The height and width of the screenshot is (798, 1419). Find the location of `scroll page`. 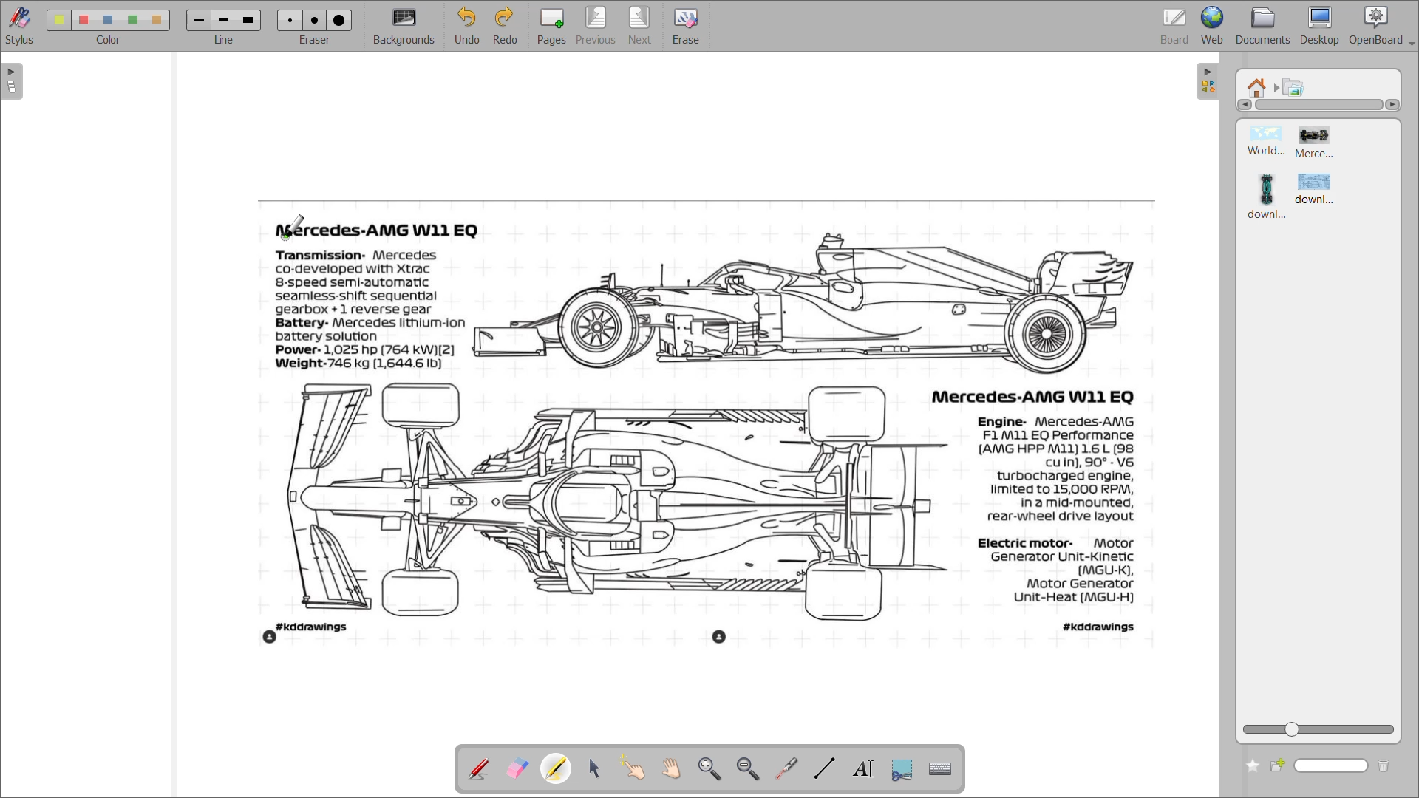

scroll page is located at coordinates (675, 767).